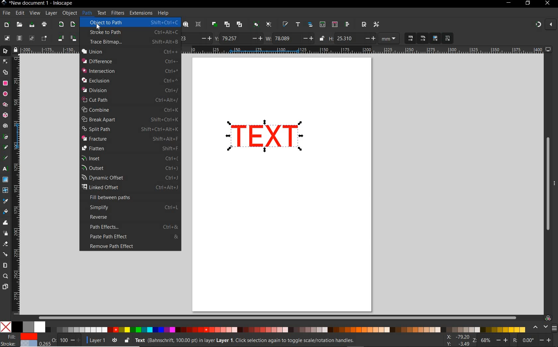 The image size is (558, 347). I want to click on OUTSET, so click(129, 168).